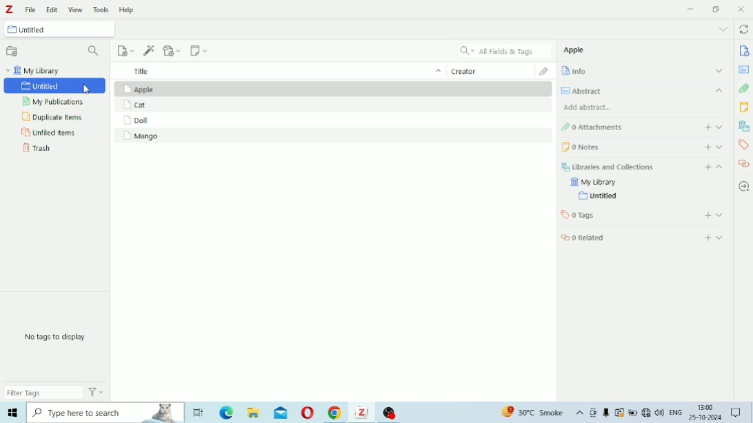 Image resolution: width=753 pixels, height=423 pixels. What do you see at coordinates (643, 90) in the screenshot?
I see `Abstract` at bounding box center [643, 90].